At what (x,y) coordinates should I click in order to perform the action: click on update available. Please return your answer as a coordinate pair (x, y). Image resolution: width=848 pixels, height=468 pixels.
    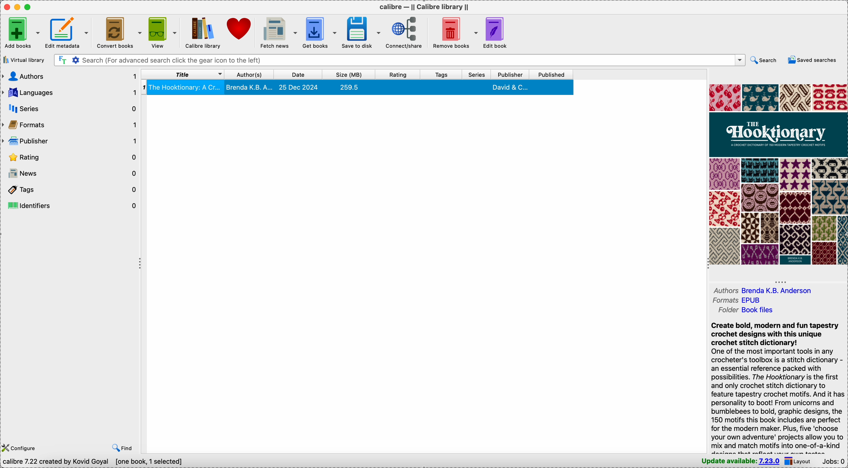
    Looking at the image, I should click on (738, 462).